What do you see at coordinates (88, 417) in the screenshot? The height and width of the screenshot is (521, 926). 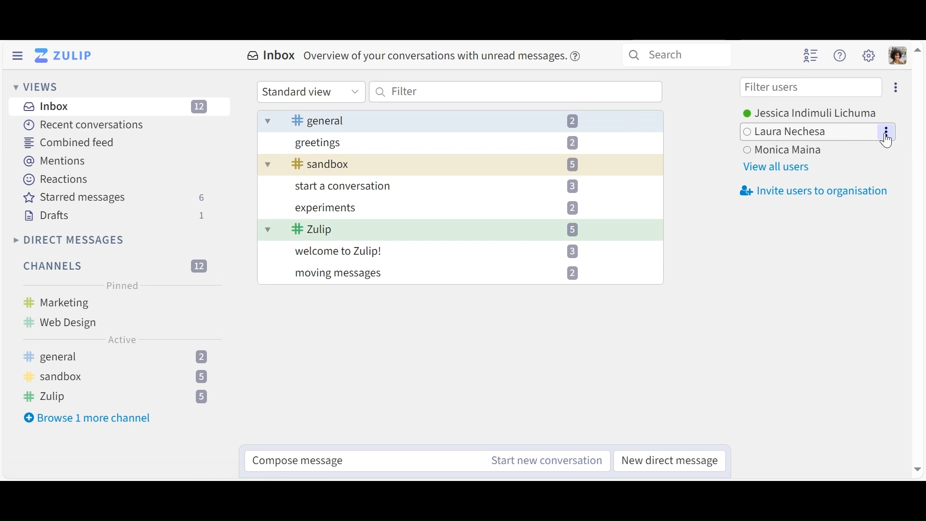 I see `Browse more channel` at bounding box center [88, 417].